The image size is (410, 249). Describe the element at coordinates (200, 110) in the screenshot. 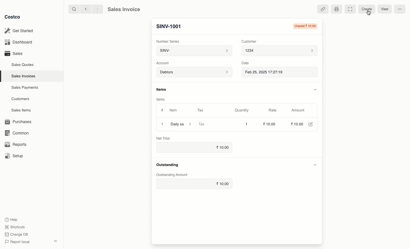

I see `Tax` at that location.